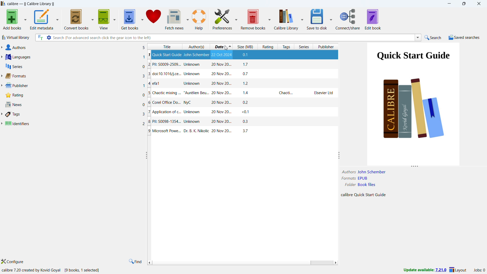 The width and height of the screenshot is (487, 274). I want to click on efal, so click(160, 74).